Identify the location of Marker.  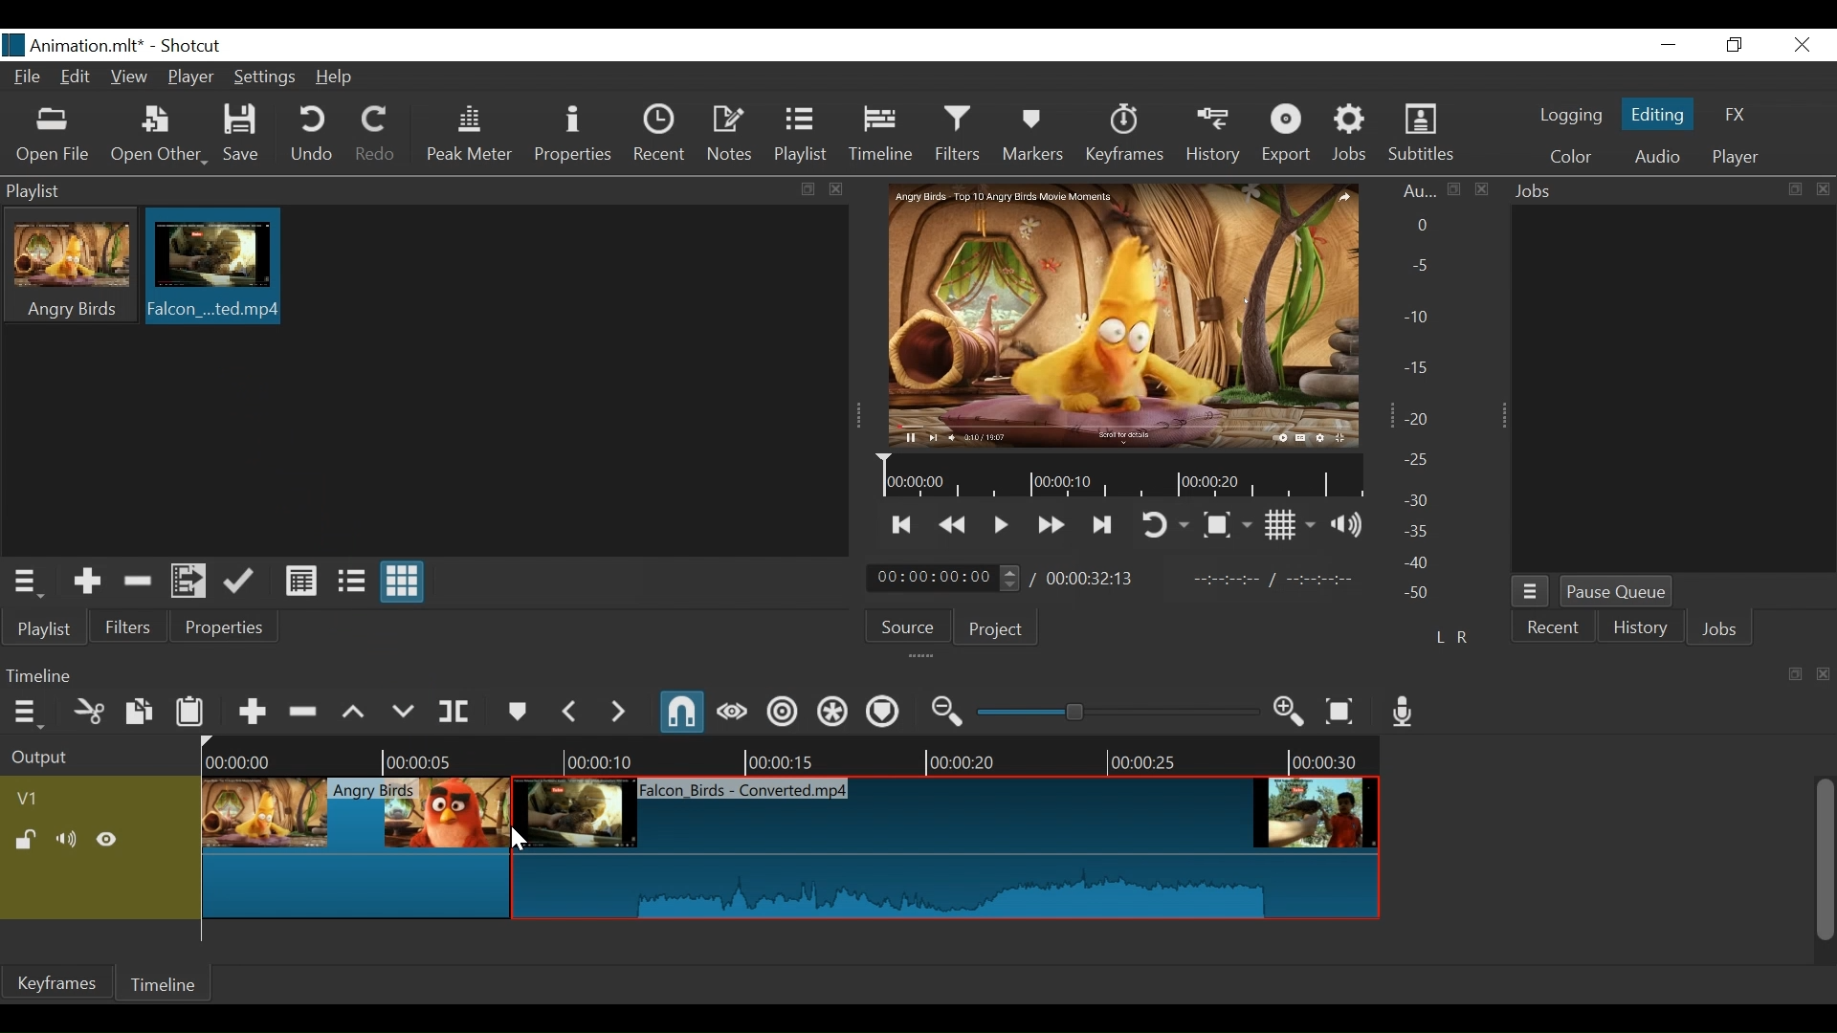
(516, 709).